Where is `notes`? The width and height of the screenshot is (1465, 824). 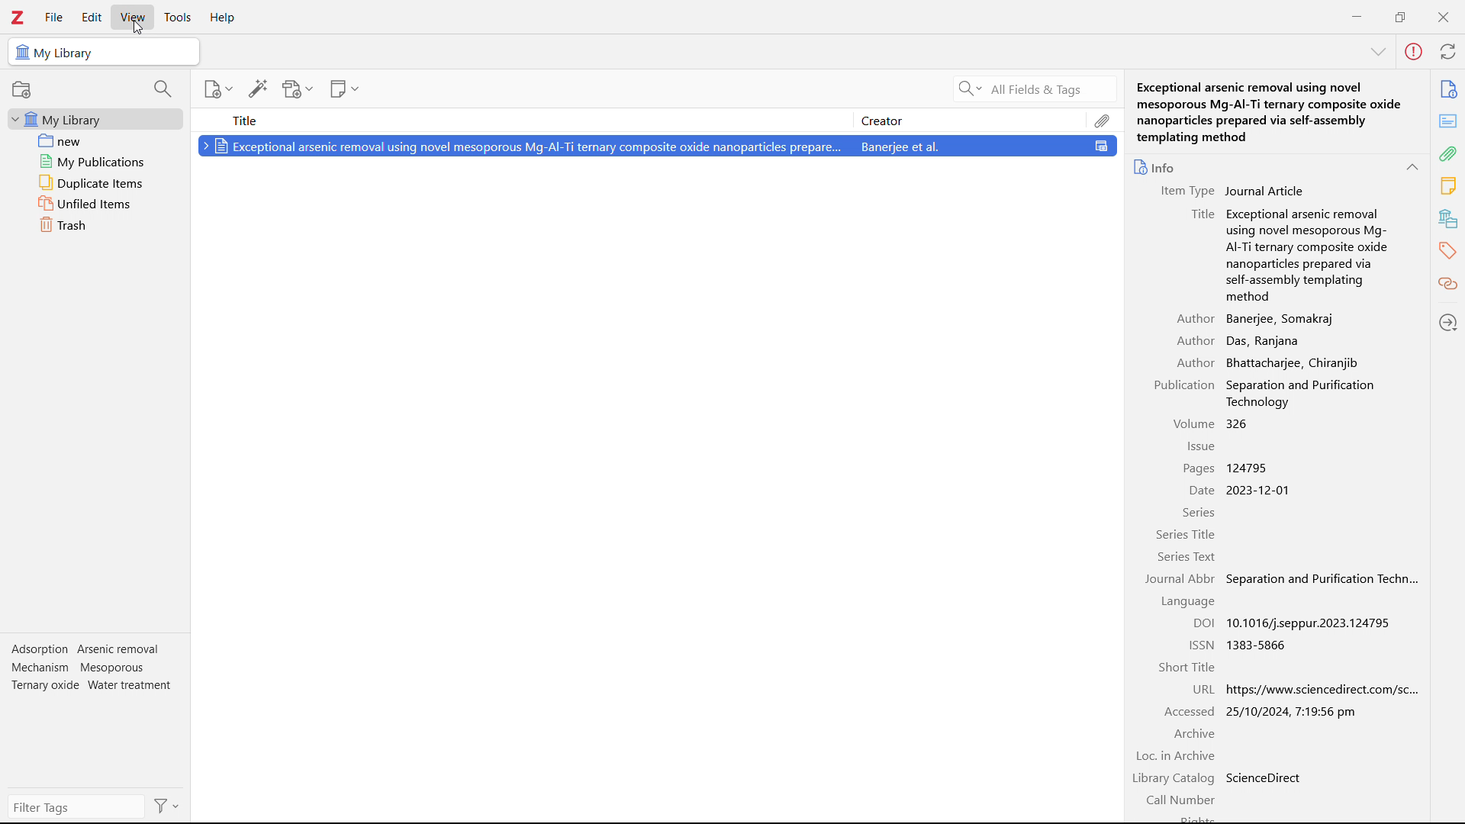 notes is located at coordinates (1448, 186).